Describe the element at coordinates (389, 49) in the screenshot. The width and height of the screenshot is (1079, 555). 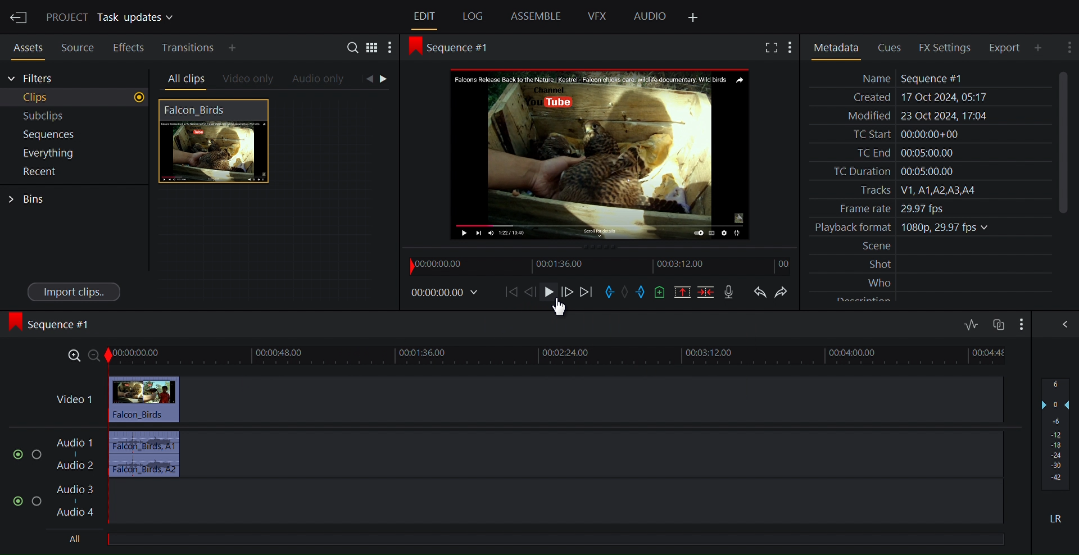
I see `Show settings menu` at that location.